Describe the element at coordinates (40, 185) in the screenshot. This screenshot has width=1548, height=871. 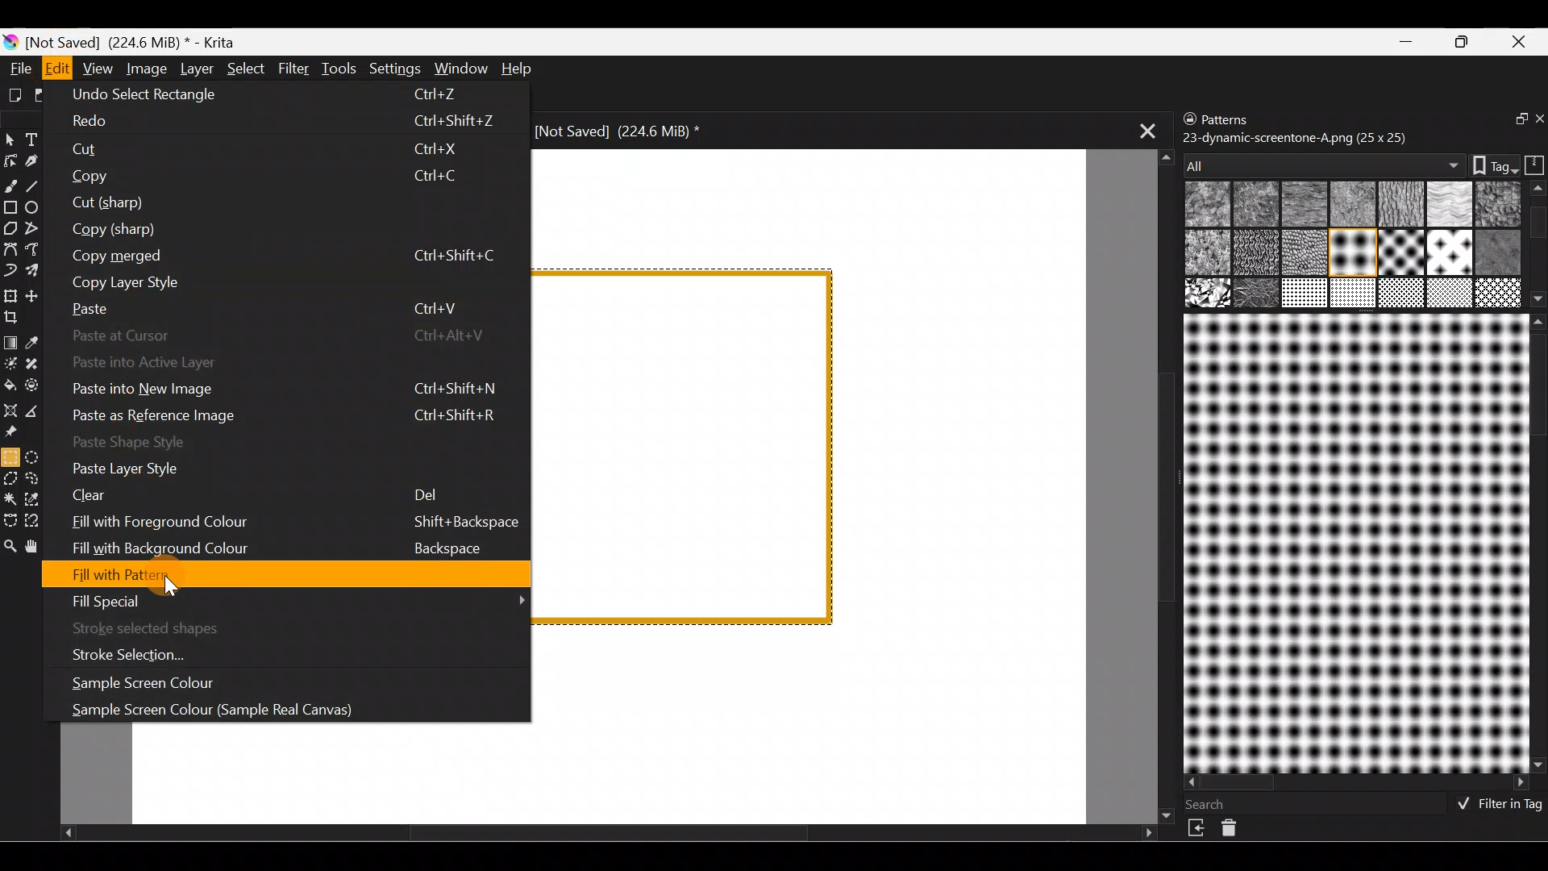
I see `Line tool` at that location.